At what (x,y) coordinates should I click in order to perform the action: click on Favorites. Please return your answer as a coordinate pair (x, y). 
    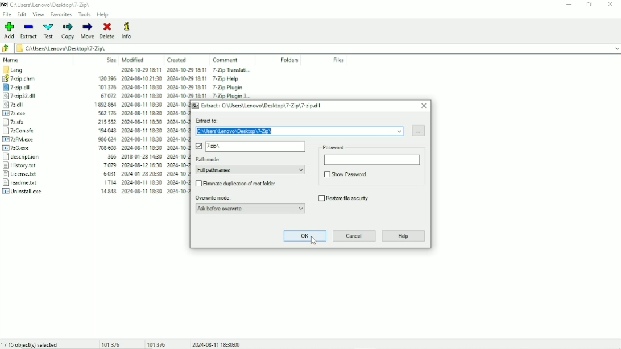
    Looking at the image, I should click on (61, 14).